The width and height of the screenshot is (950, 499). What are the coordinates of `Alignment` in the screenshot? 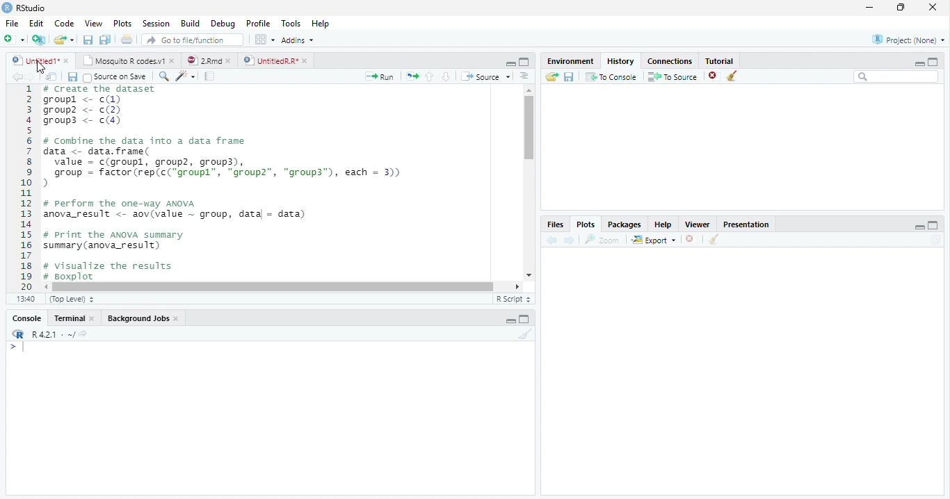 It's located at (524, 77).